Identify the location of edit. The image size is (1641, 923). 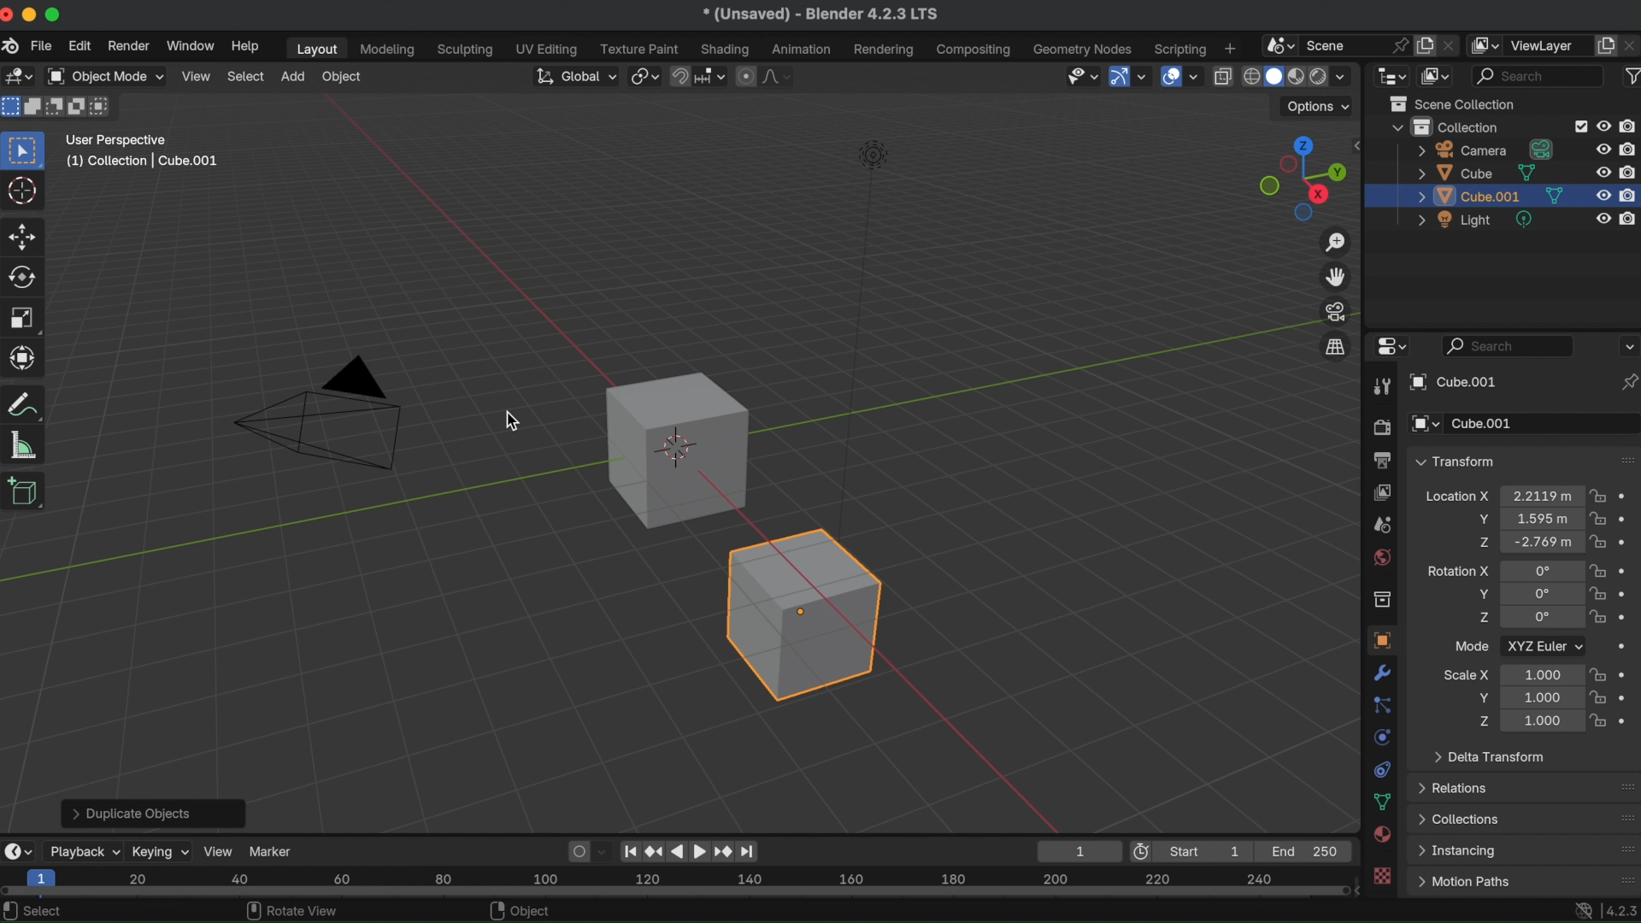
(80, 48).